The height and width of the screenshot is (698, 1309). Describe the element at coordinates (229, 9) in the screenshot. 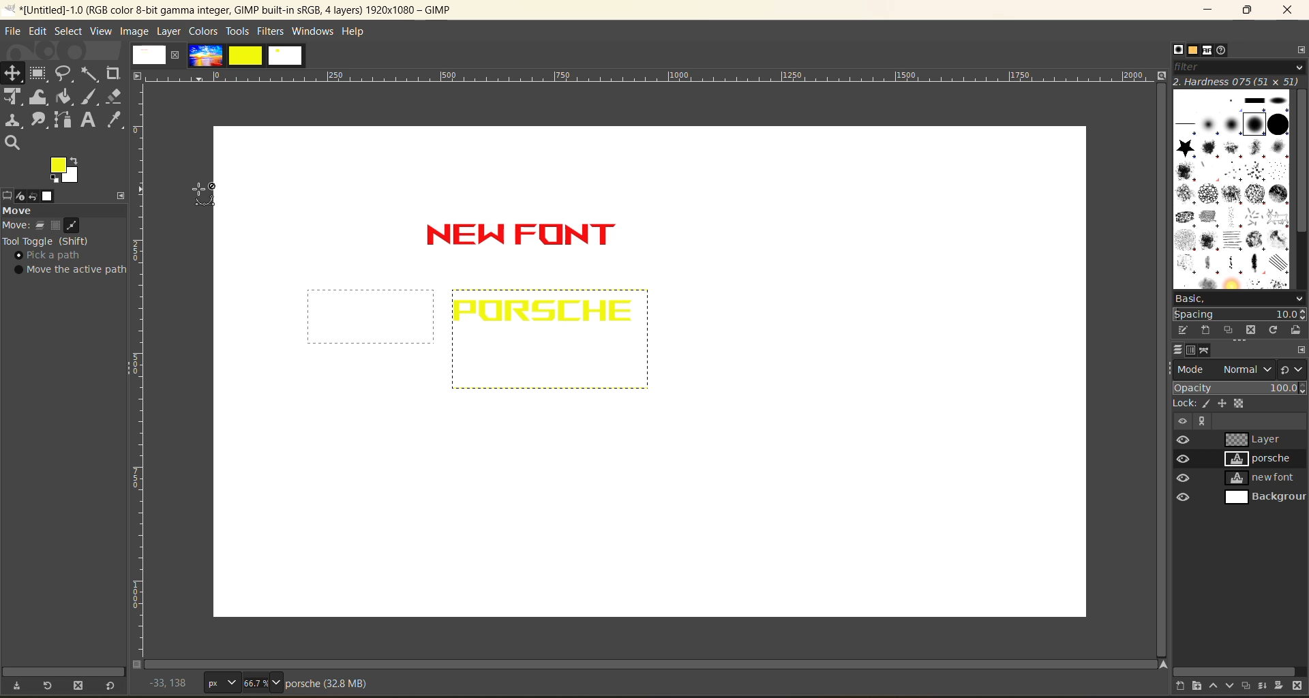

I see `app name and file name` at that location.